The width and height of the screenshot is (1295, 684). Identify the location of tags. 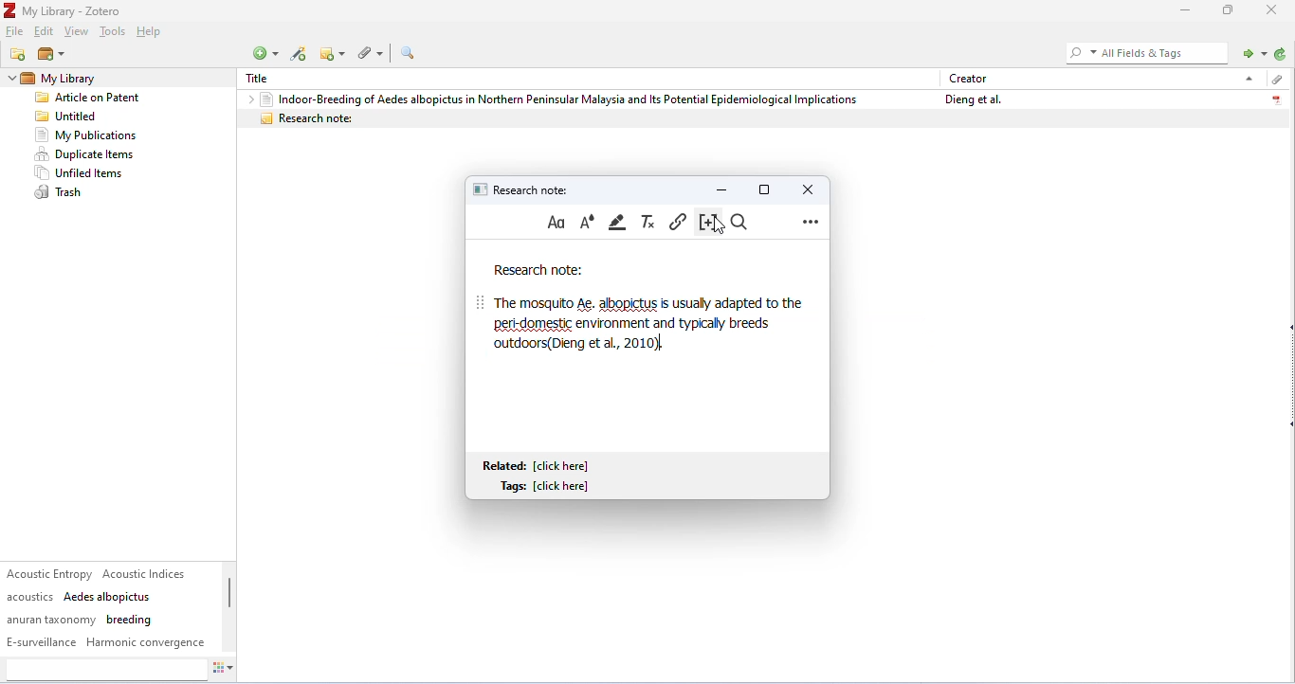
(549, 487).